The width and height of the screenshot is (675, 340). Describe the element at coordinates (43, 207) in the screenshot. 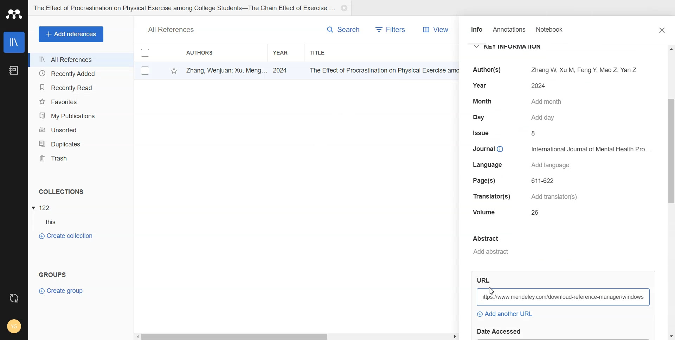

I see `File` at that location.